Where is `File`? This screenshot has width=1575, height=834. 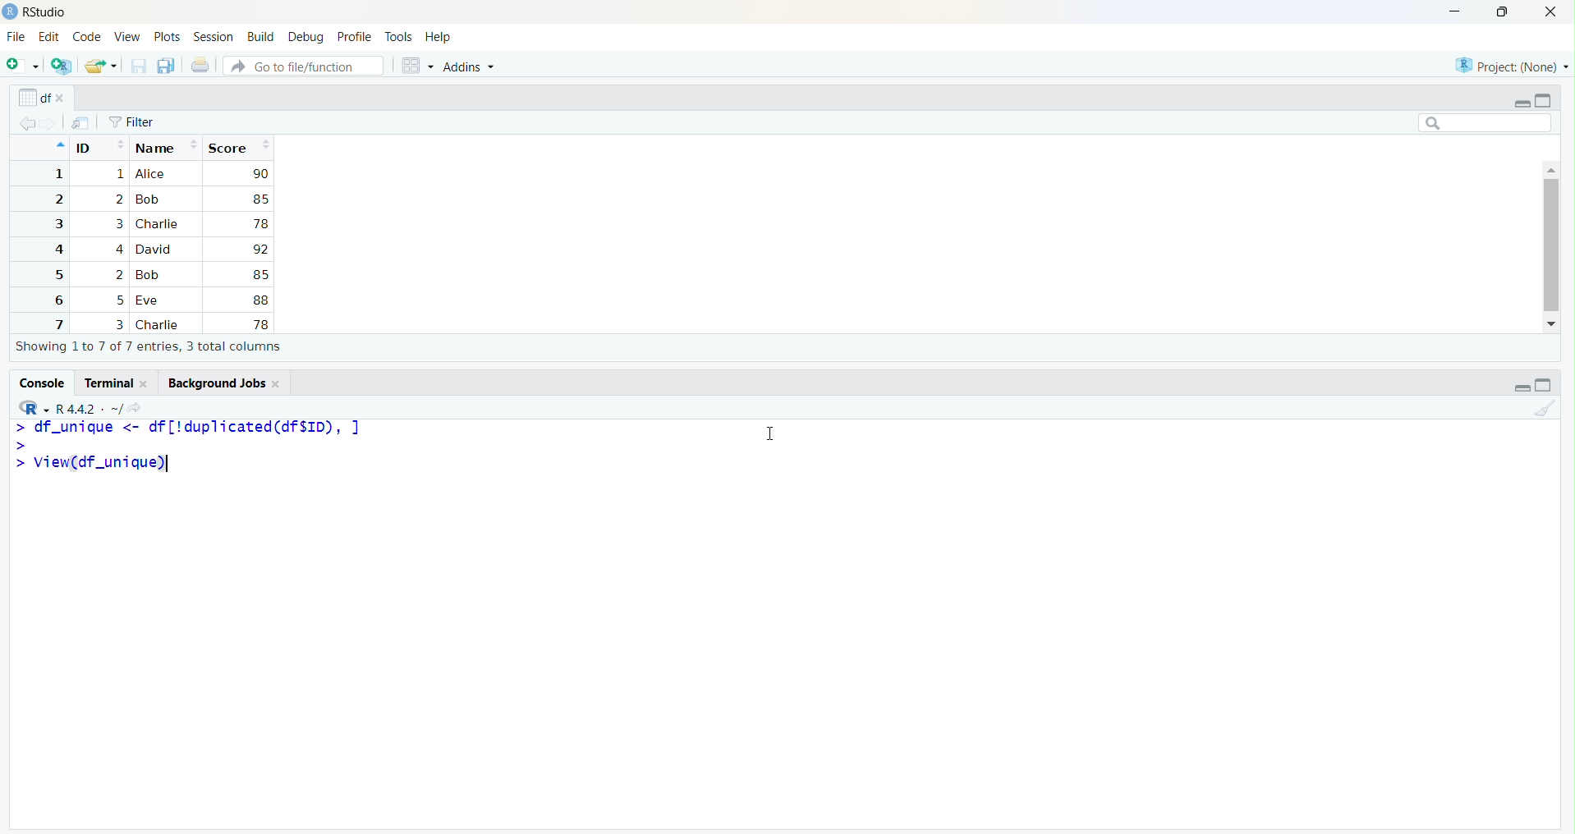 File is located at coordinates (16, 38).